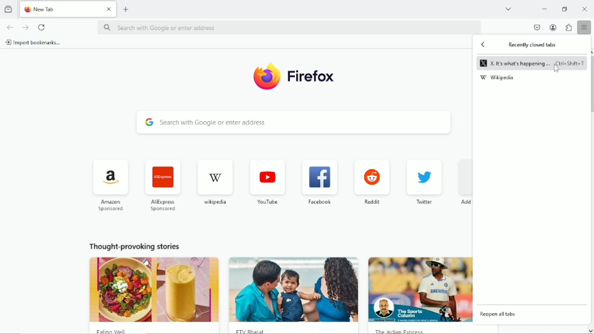 The image size is (594, 334). Describe the element at coordinates (372, 203) in the screenshot. I see `reddit` at that location.